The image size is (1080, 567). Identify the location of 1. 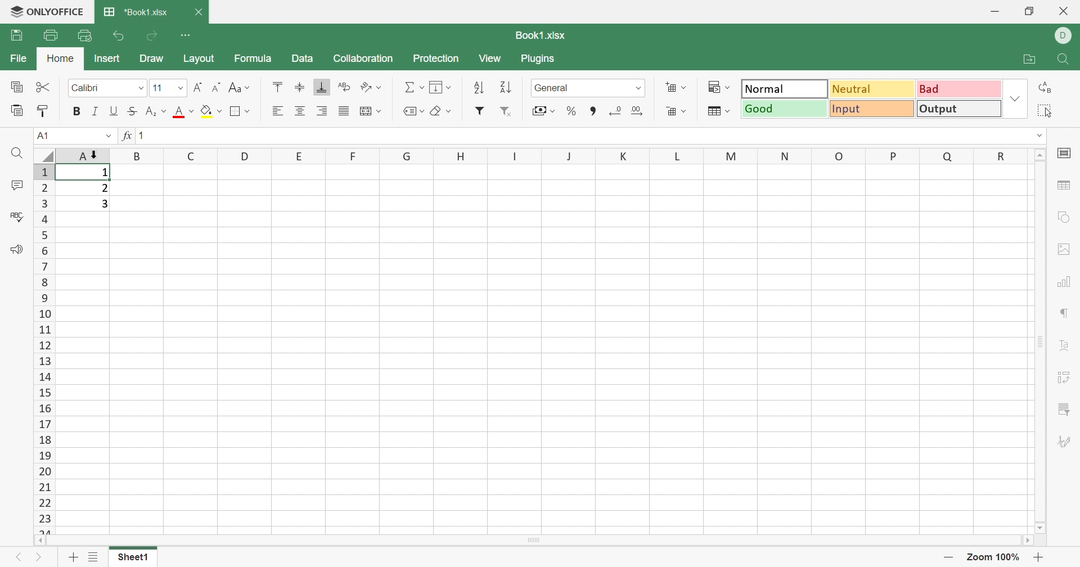
(105, 173).